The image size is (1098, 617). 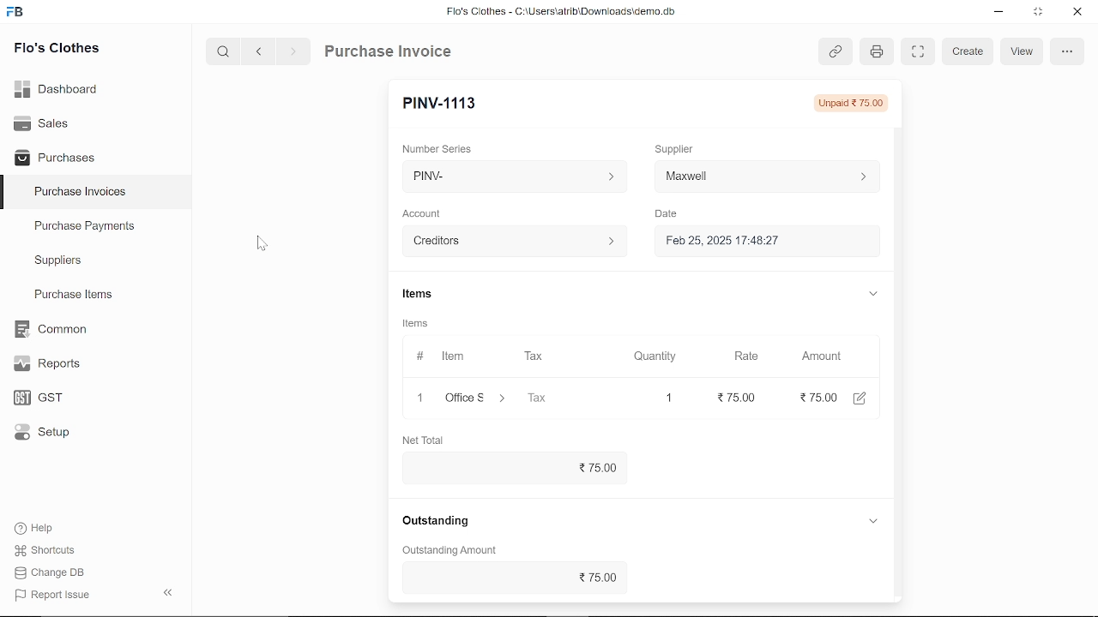 What do you see at coordinates (262, 246) in the screenshot?
I see `cursor` at bounding box center [262, 246].